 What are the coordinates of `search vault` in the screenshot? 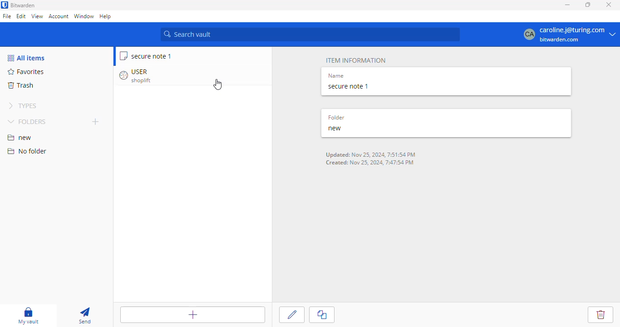 It's located at (311, 34).